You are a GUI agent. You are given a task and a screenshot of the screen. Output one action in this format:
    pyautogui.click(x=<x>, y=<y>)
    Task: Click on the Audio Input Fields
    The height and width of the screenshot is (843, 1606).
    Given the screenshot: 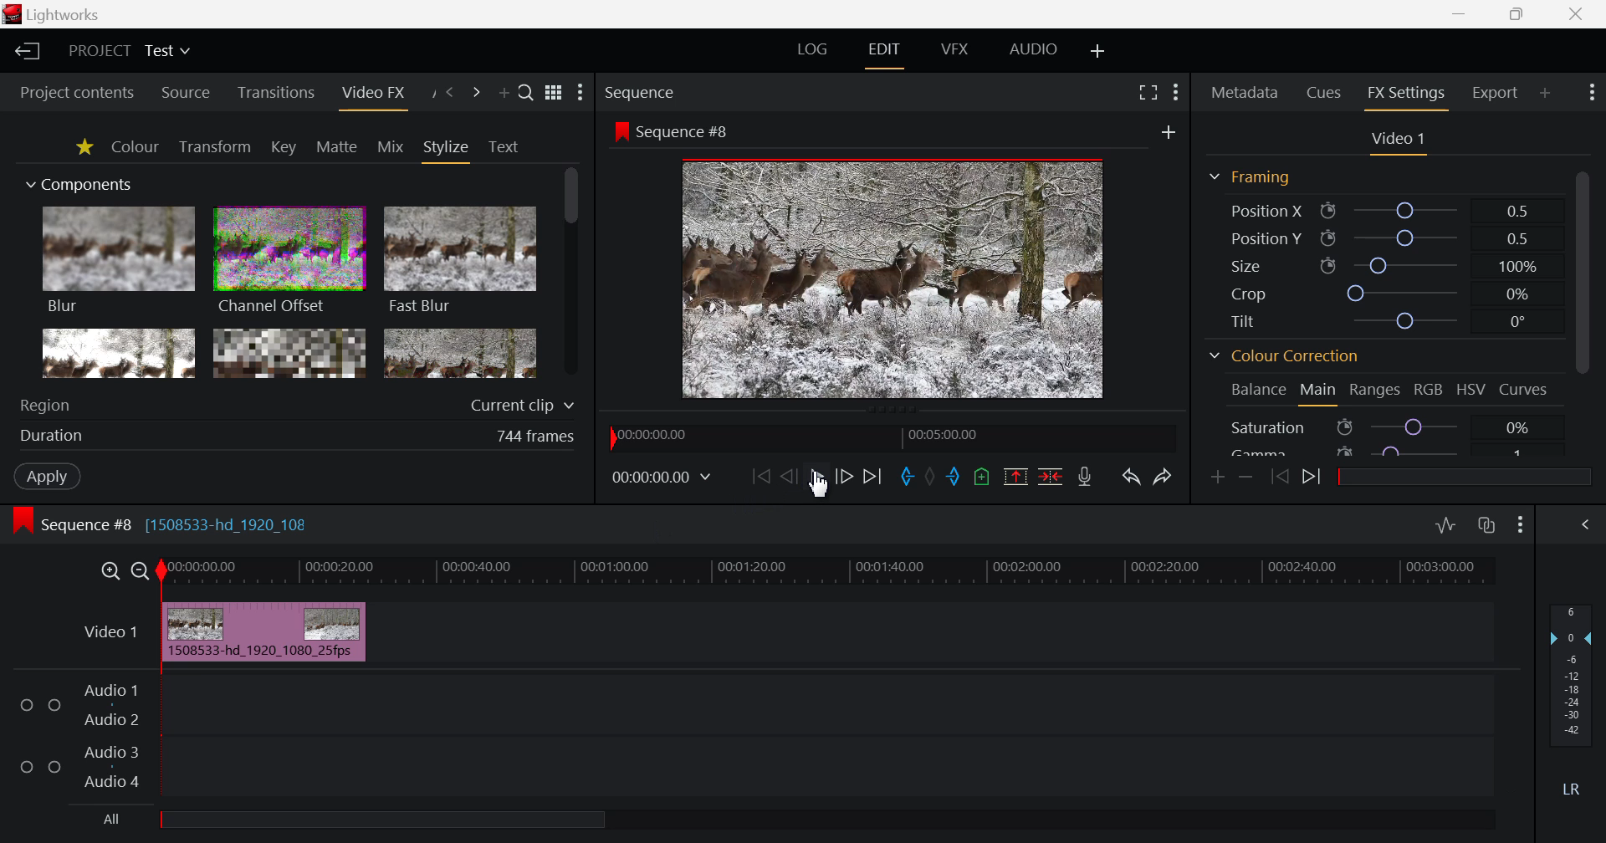 What is the action you would take?
    pyautogui.click(x=747, y=738)
    